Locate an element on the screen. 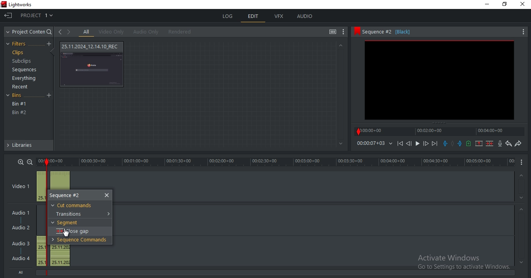 This screenshot has width=531, height=278. zoom in is located at coordinates (21, 162).